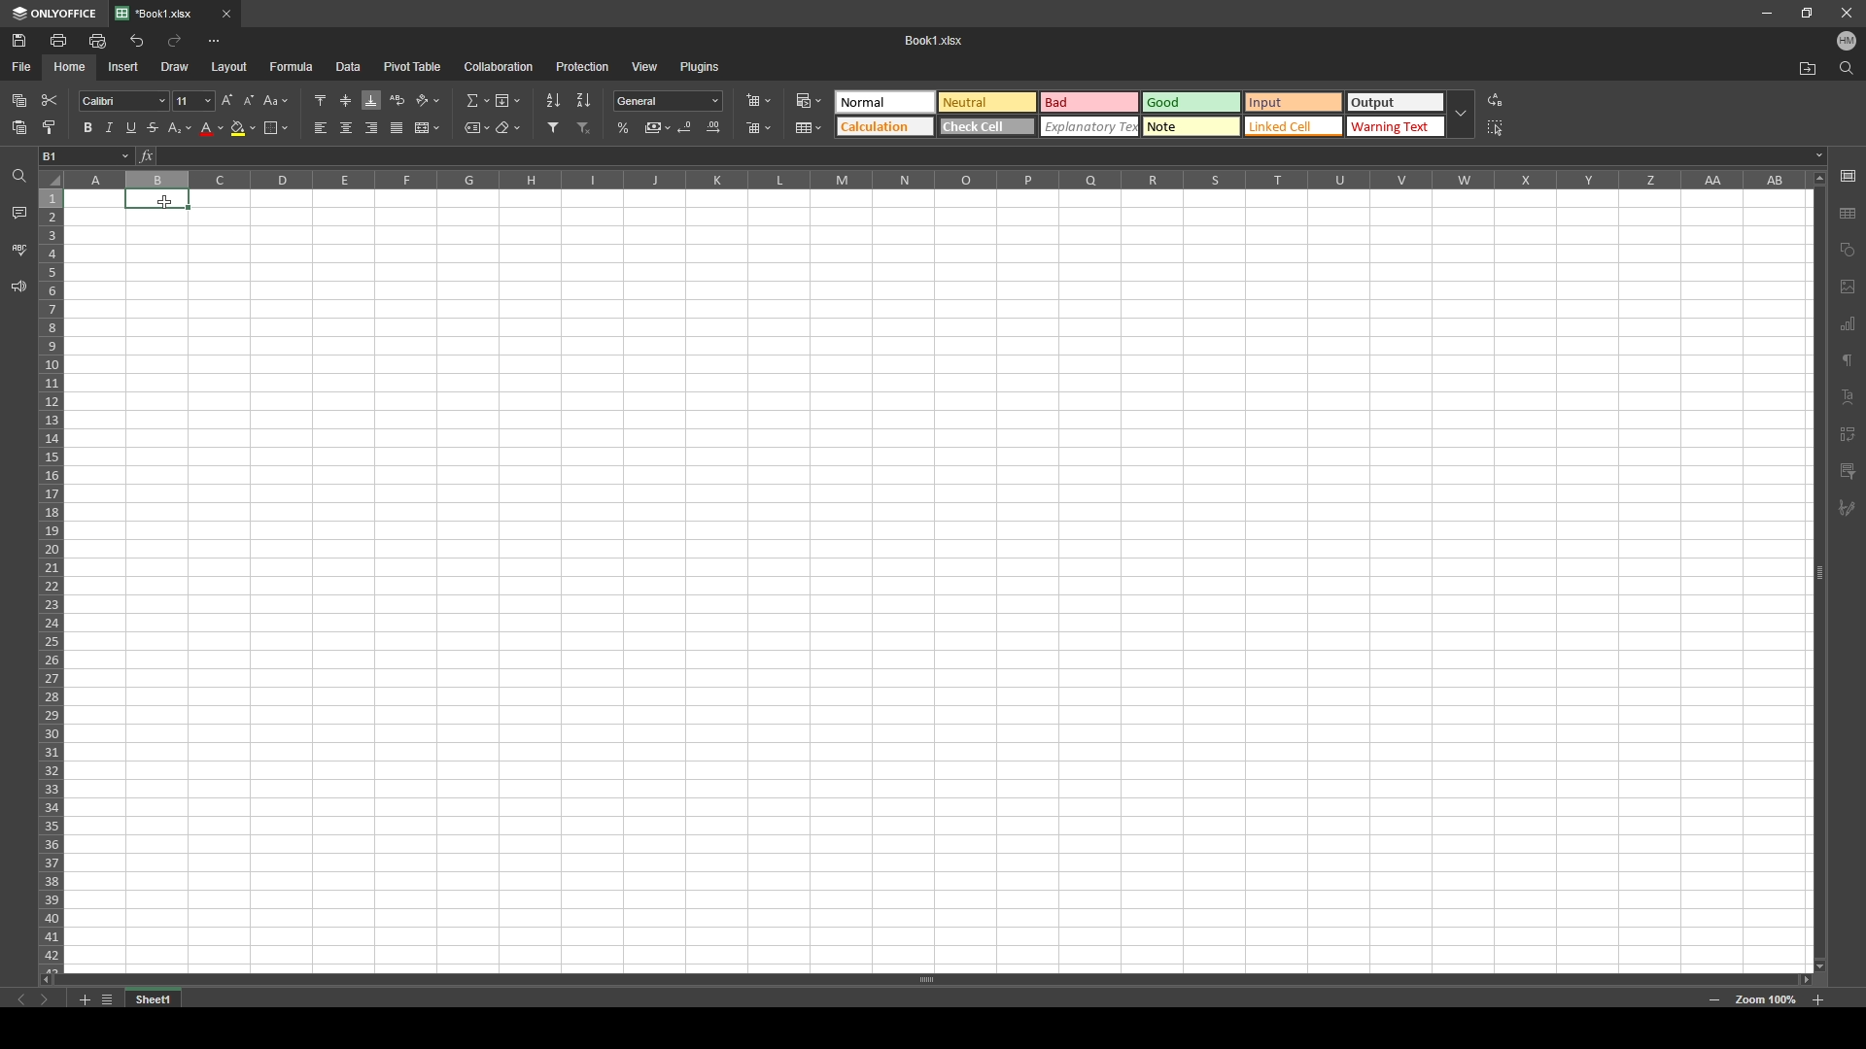  I want to click on zoom out, so click(1714, 999).